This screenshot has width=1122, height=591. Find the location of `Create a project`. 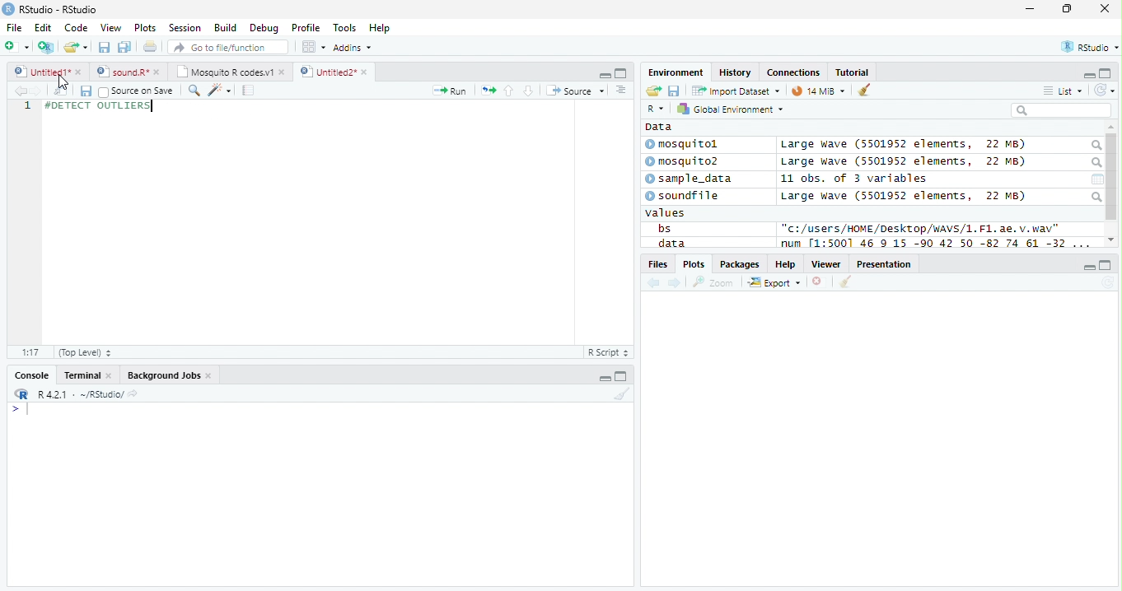

Create a project is located at coordinates (48, 47).